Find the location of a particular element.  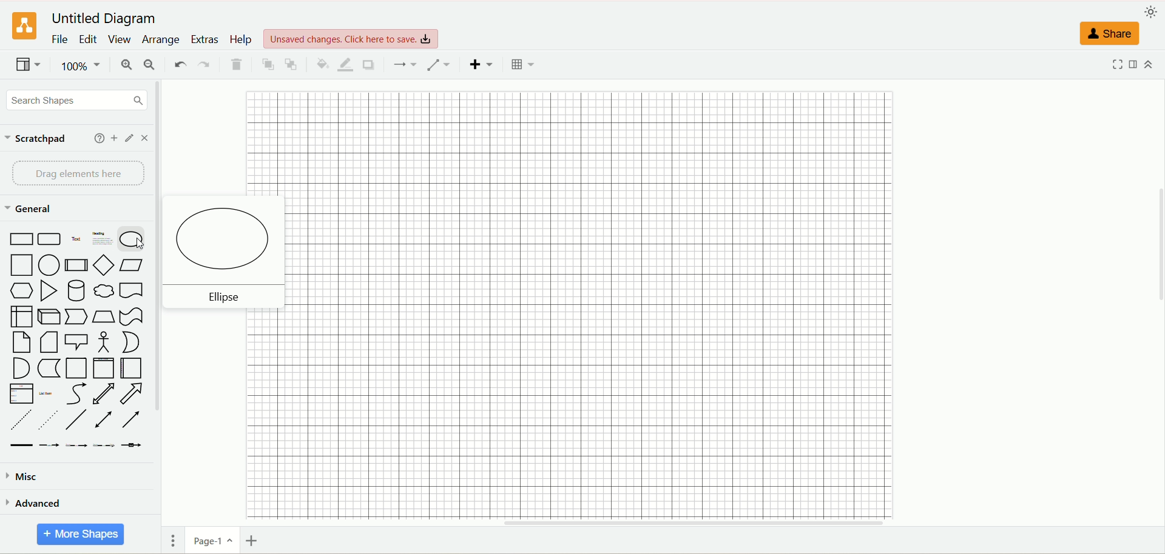

extras is located at coordinates (204, 39).